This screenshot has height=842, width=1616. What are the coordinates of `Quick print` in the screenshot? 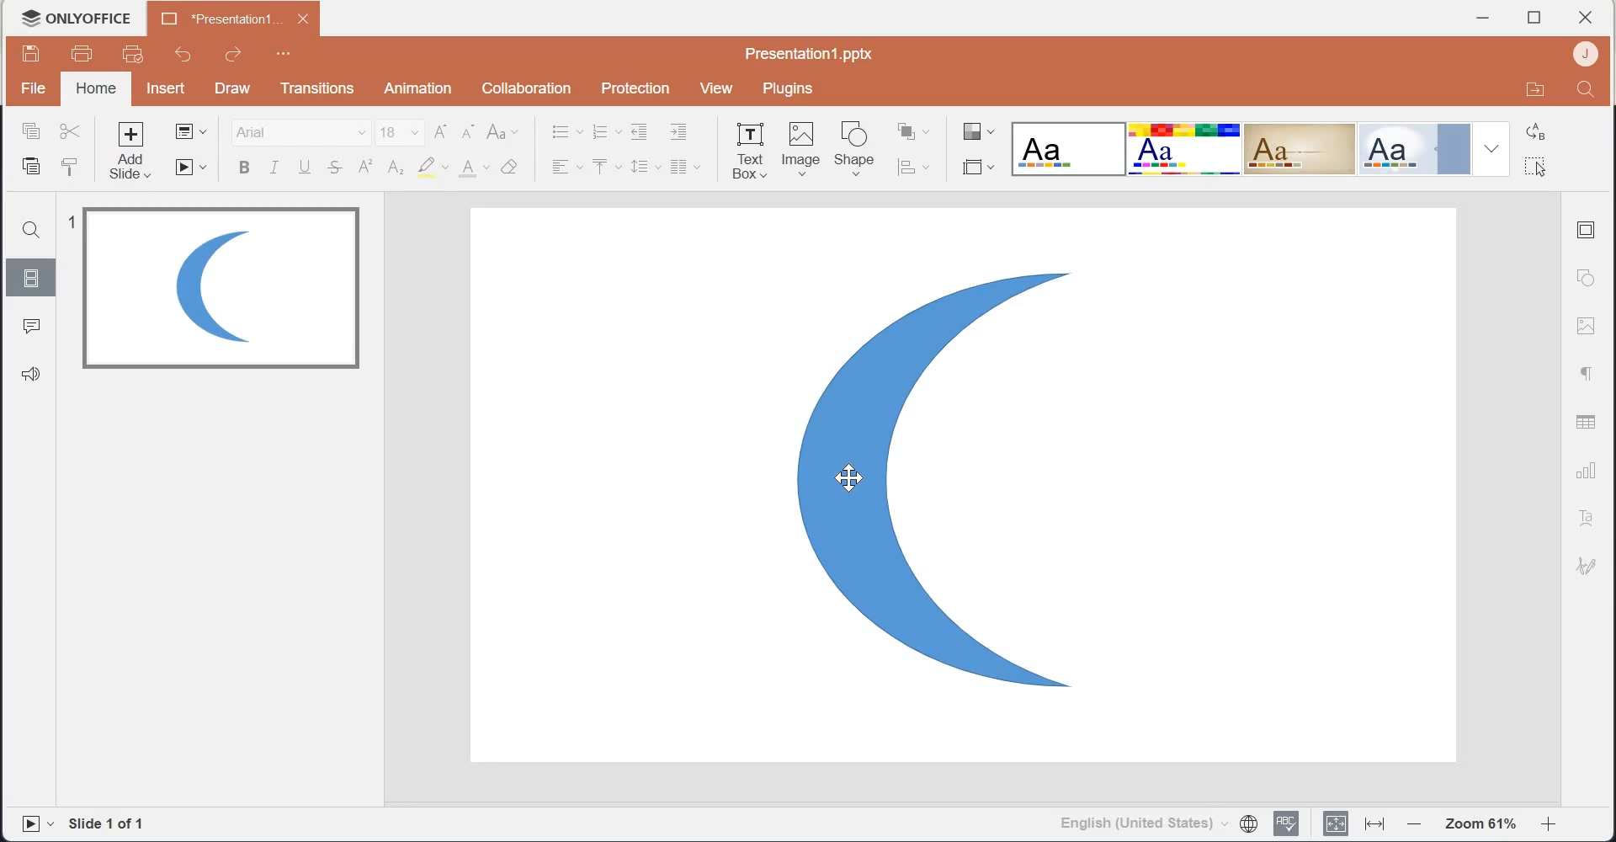 It's located at (129, 56).